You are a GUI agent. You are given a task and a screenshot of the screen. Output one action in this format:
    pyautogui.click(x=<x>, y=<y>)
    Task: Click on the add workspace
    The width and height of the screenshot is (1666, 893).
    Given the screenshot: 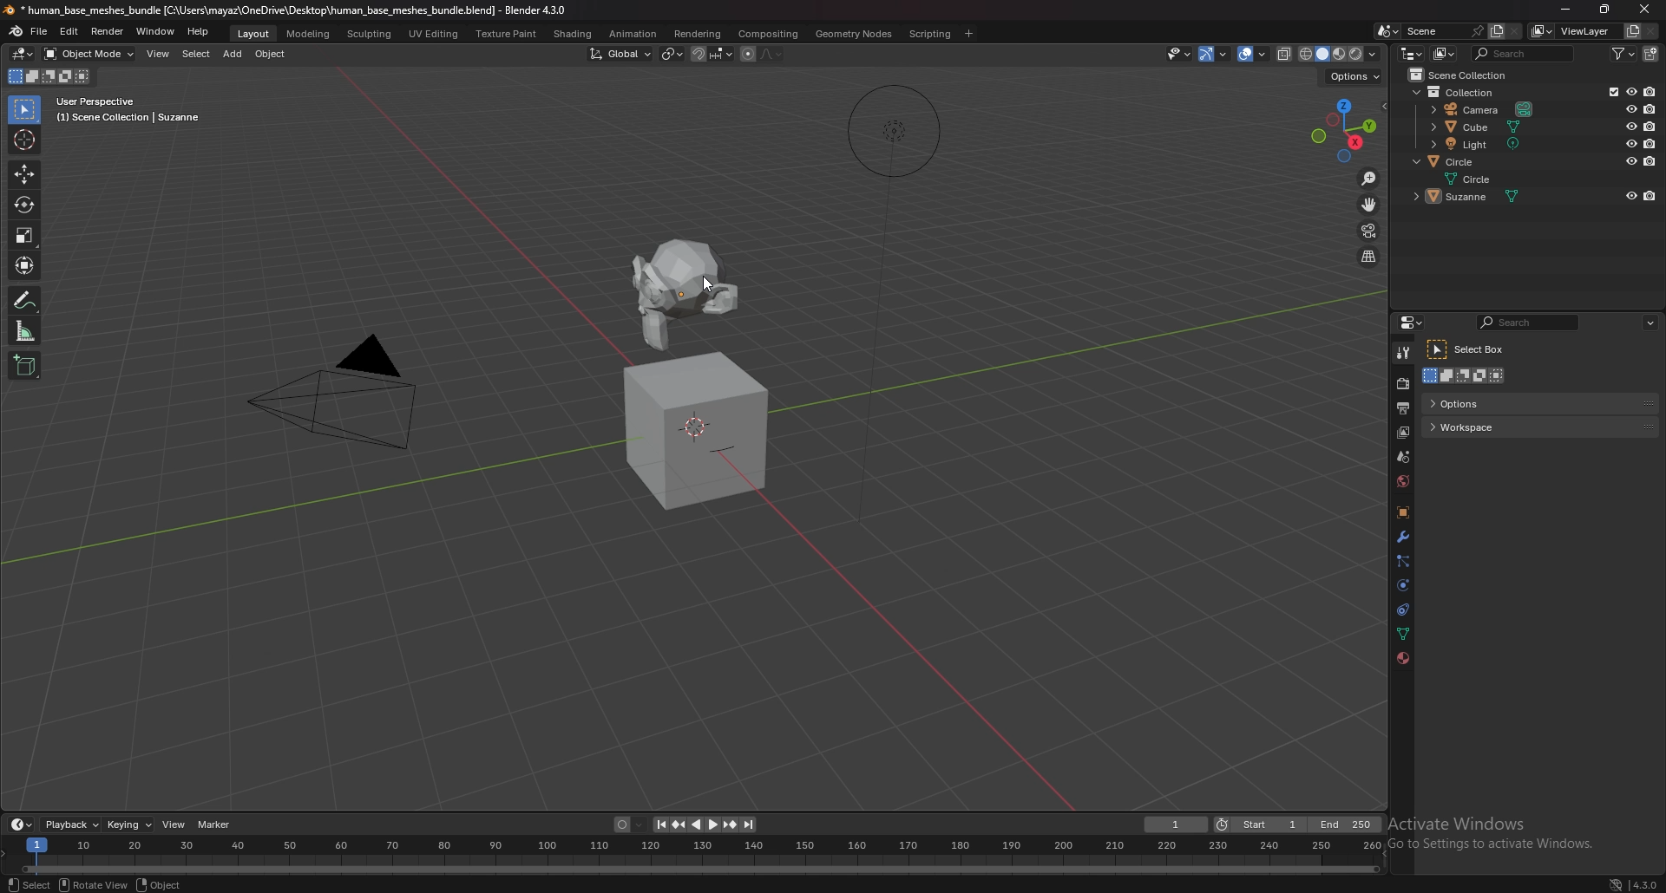 What is the action you would take?
    pyautogui.click(x=970, y=32)
    